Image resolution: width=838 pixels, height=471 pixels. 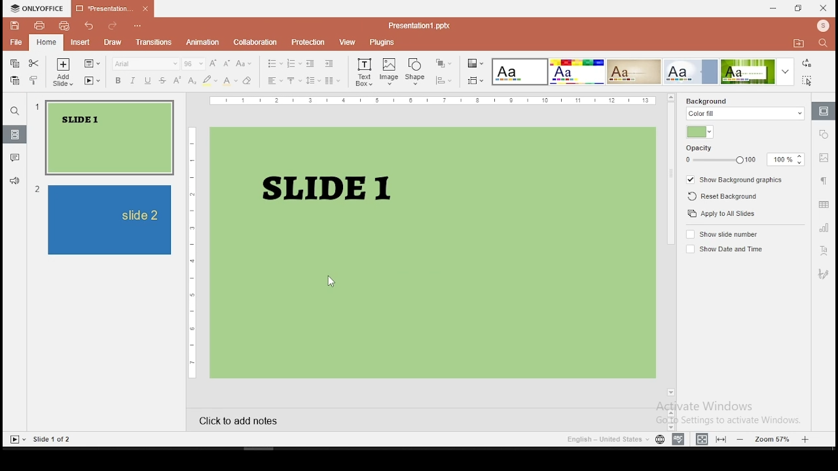 What do you see at coordinates (389, 71) in the screenshot?
I see `image` at bounding box center [389, 71].